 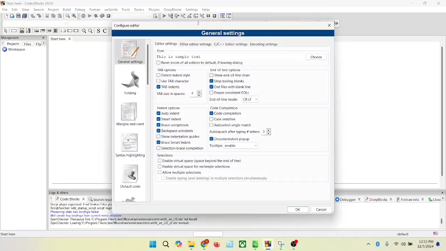 What do you see at coordinates (129, 52) in the screenshot?
I see `general settings` at bounding box center [129, 52].